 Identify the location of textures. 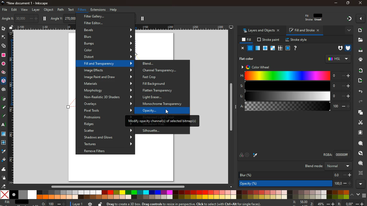
(109, 144).